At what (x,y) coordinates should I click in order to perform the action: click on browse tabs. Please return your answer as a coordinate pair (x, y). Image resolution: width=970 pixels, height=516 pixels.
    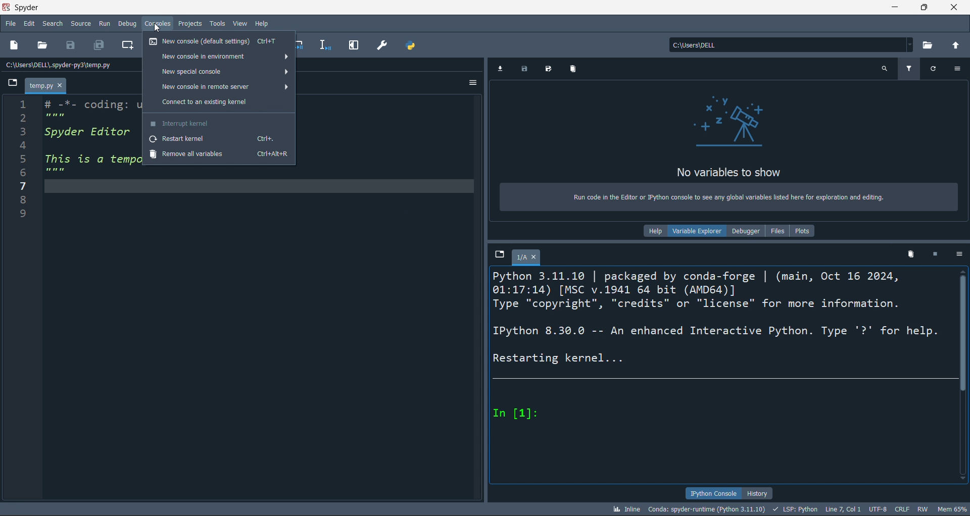
    Looking at the image, I should click on (499, 255).